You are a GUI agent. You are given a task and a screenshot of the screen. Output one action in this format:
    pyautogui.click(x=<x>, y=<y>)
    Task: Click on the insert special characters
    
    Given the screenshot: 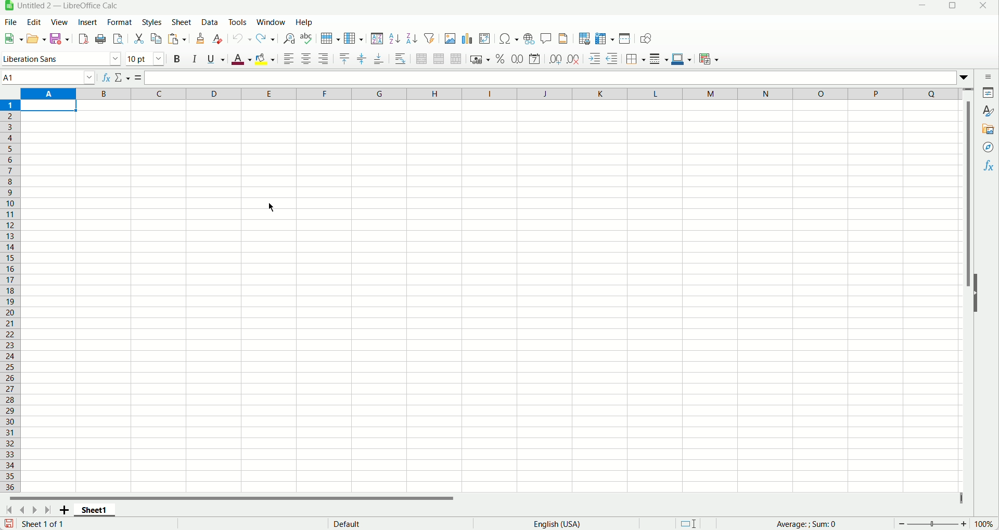 What is the action you would take?
    pyautogui.click(x=509, y=38)
    